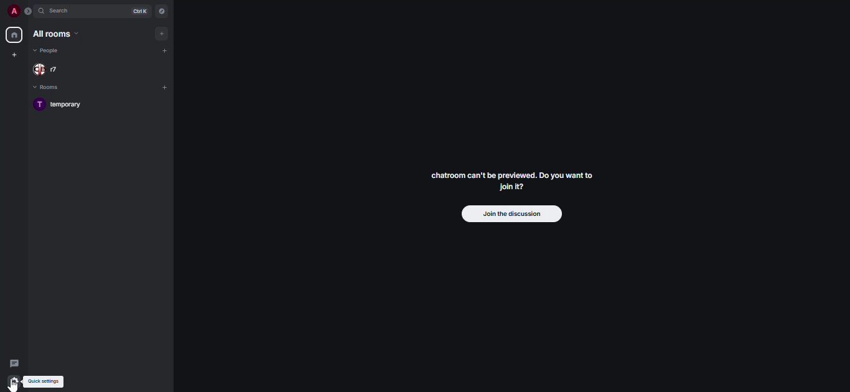 This screenshot has height=392, width=850. I want to click on room, so click(65, 103).